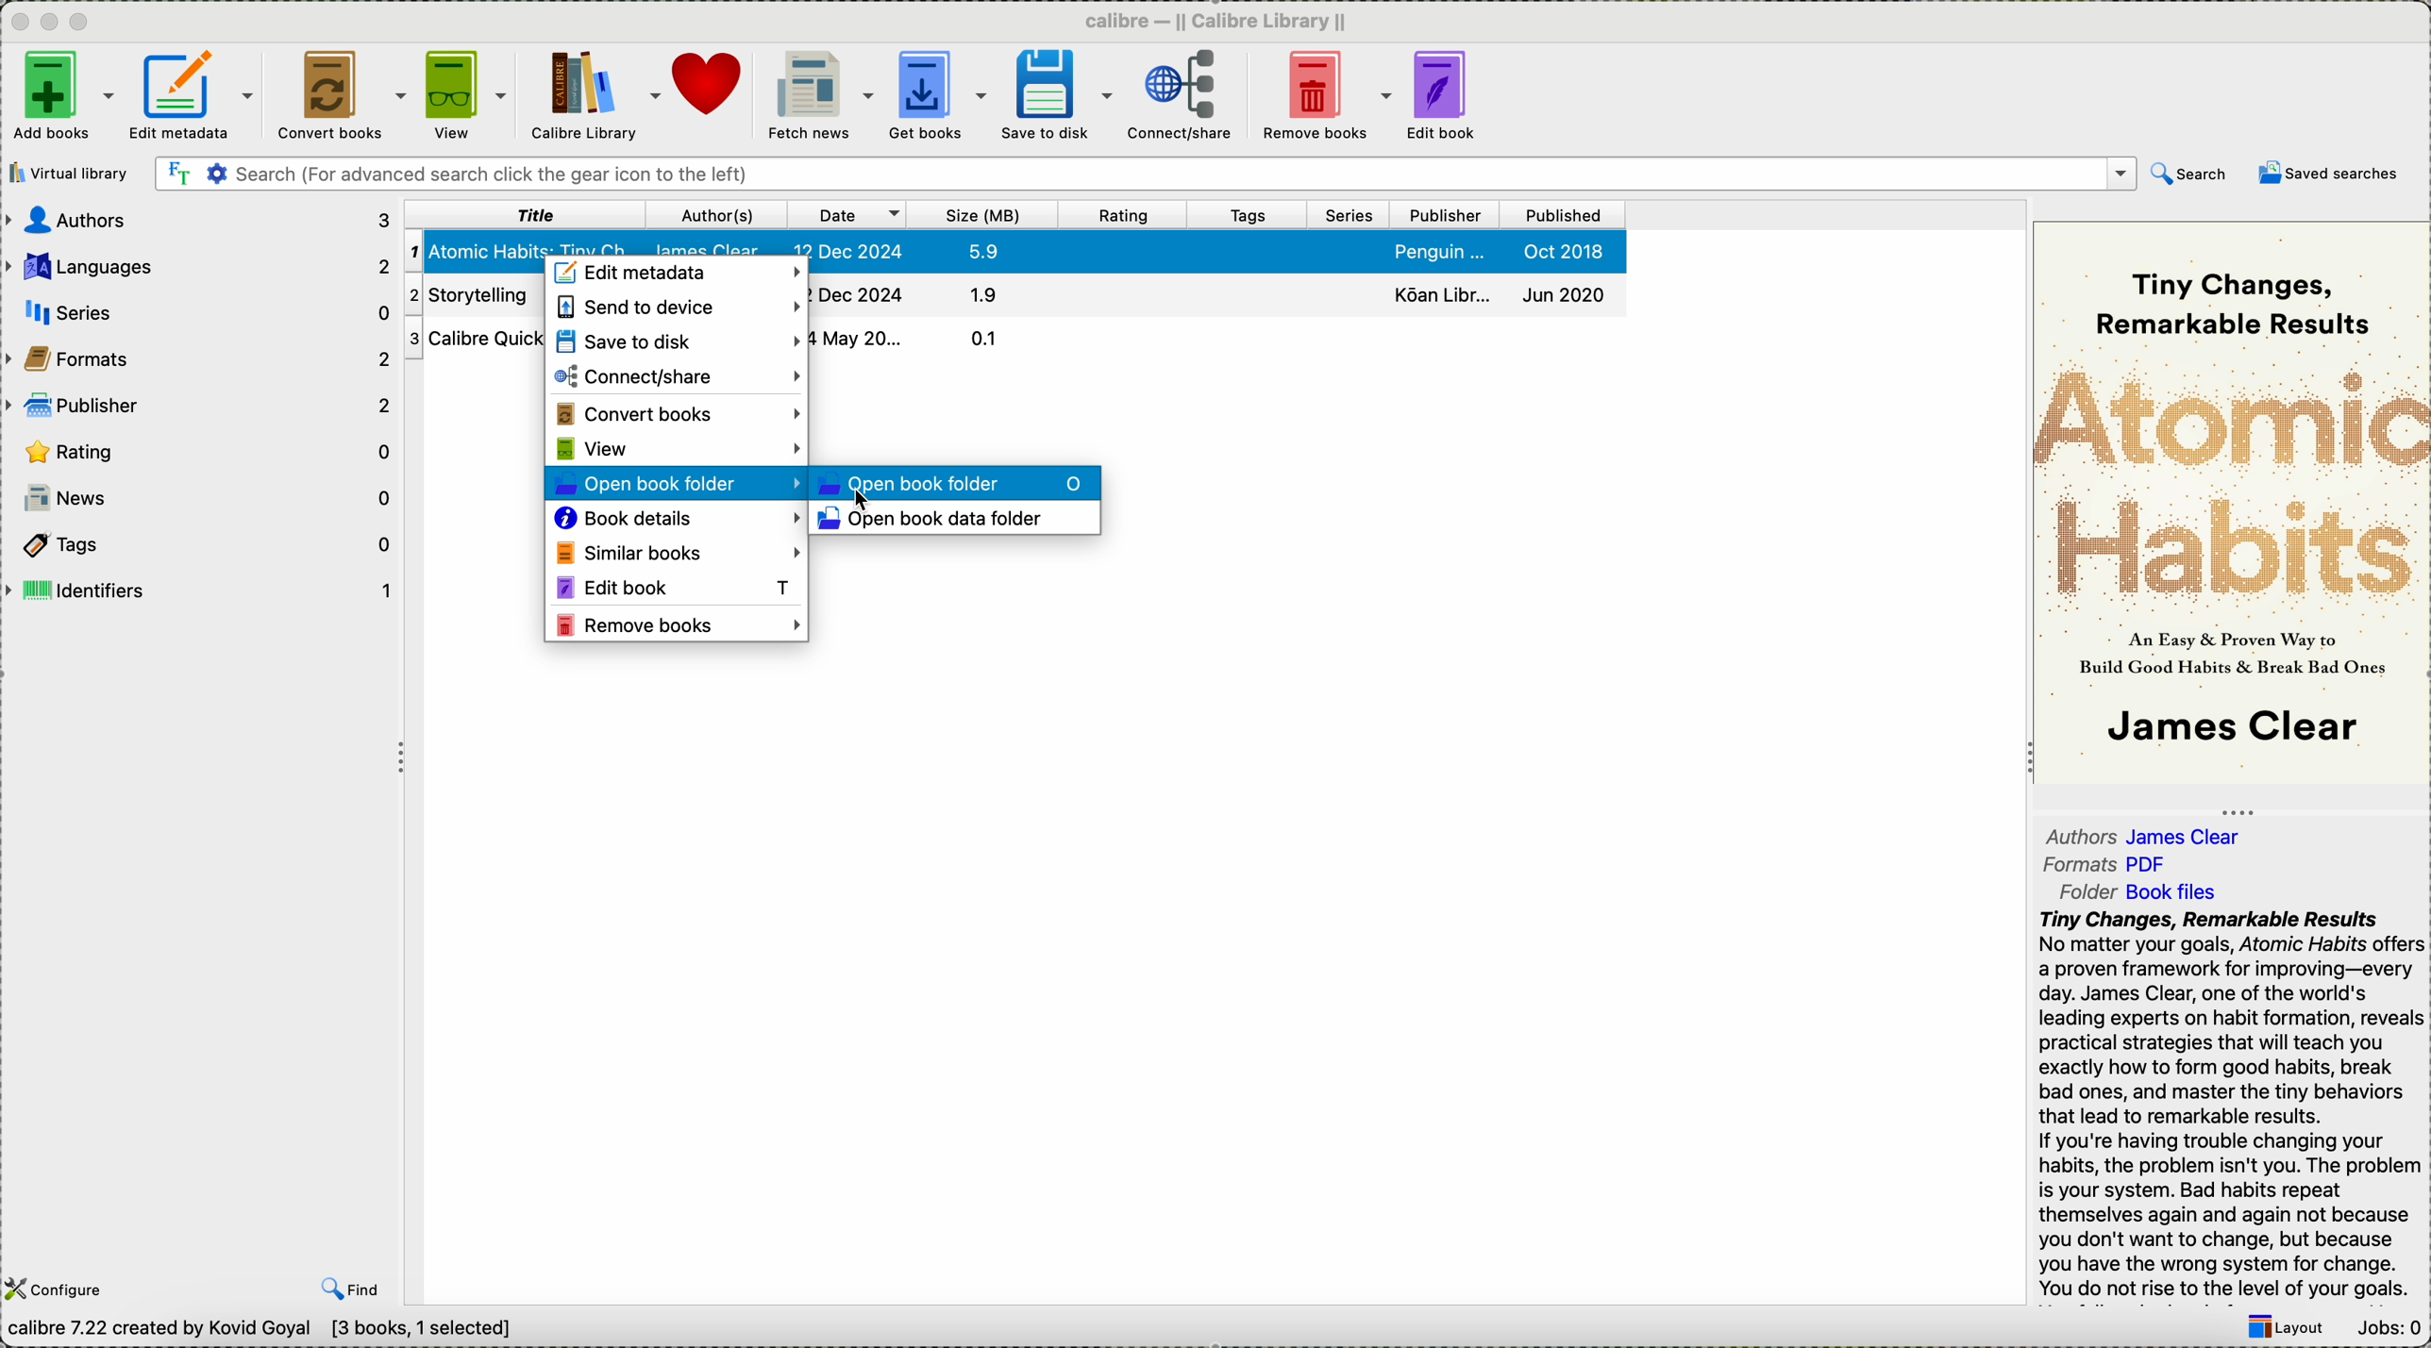  I want to click on series, so click(1355, 216).